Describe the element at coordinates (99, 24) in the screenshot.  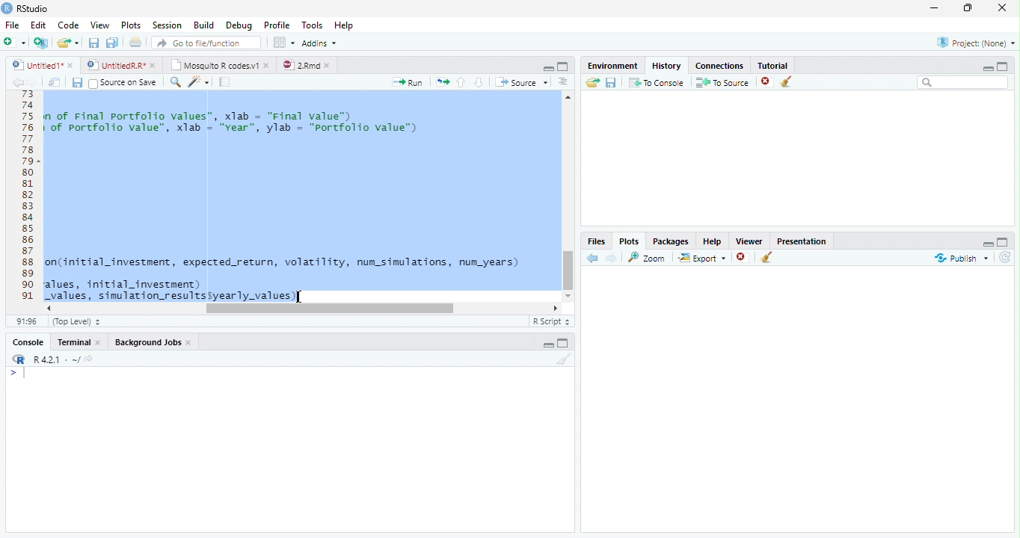
I see `View` at that location.